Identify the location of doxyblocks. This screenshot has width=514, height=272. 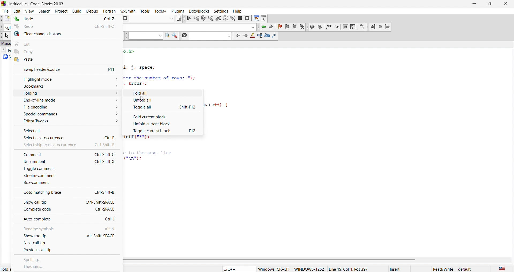
(198, 10).